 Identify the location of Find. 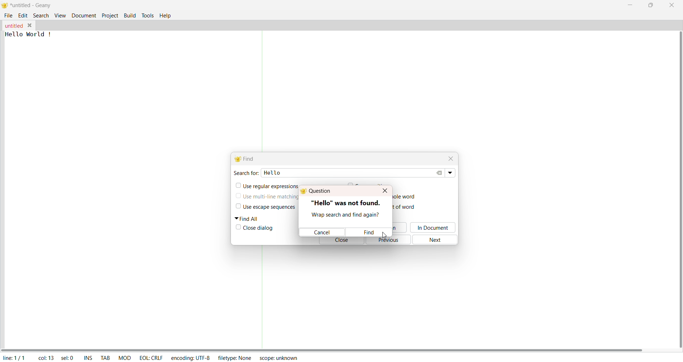
(247, 158).